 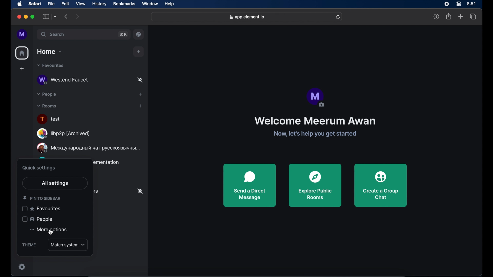 What do you see at coordinates (46, 94) in the screenshot?
I see `people dropdown` at bounding box center [46, 94].